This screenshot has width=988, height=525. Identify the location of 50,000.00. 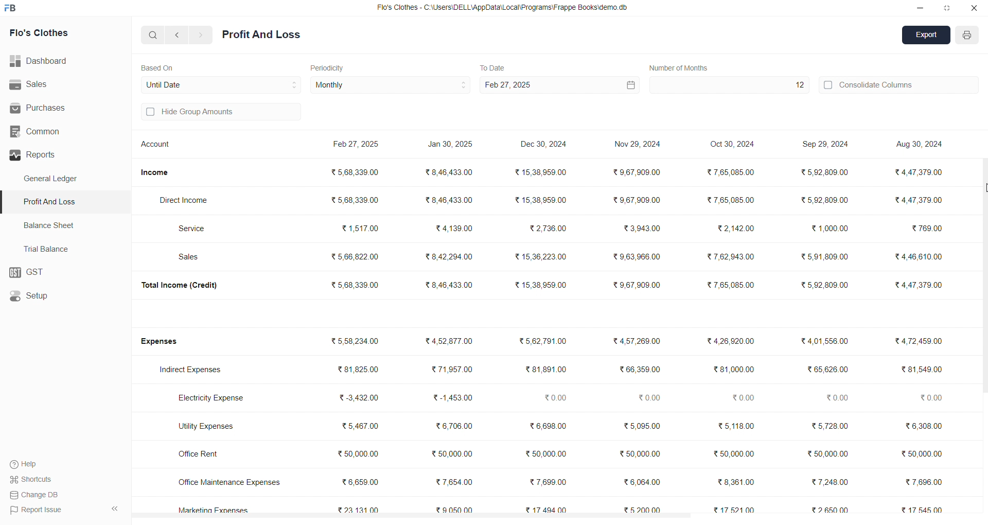
(916, 455).